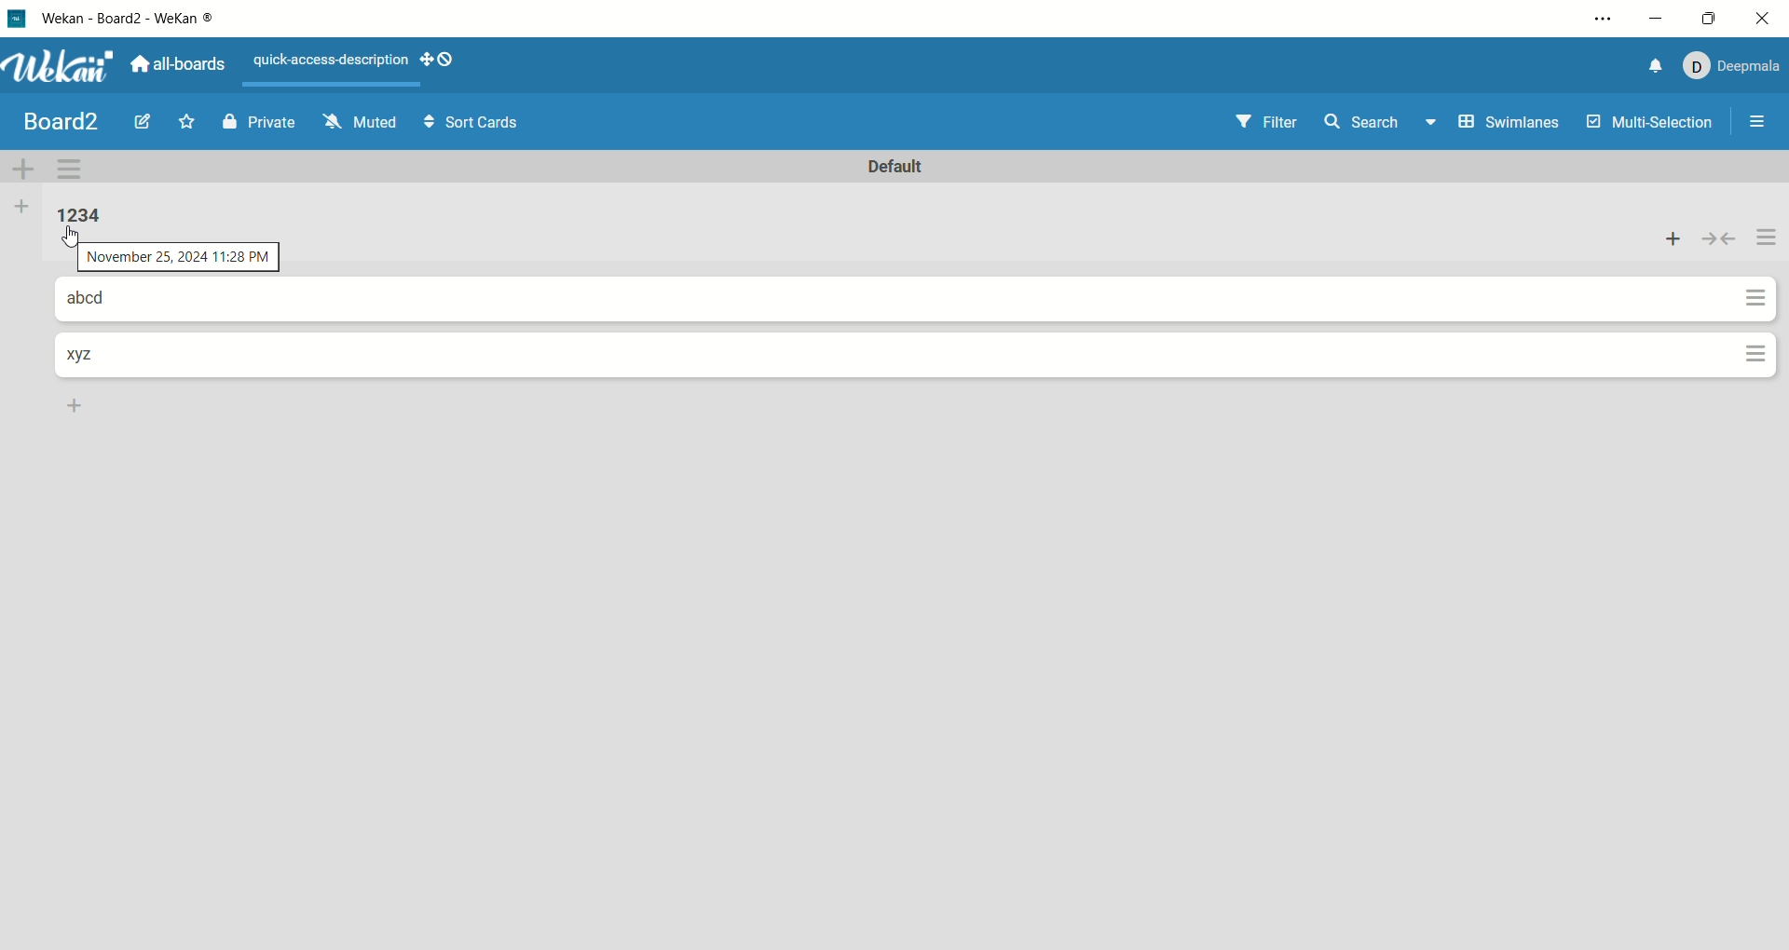 This screenshot has width=1789, height=950. What do you see at coordinates (444, 61) in the screenshot?
I see `show-desktop-drag-handles` at bounding box center [444, 61].